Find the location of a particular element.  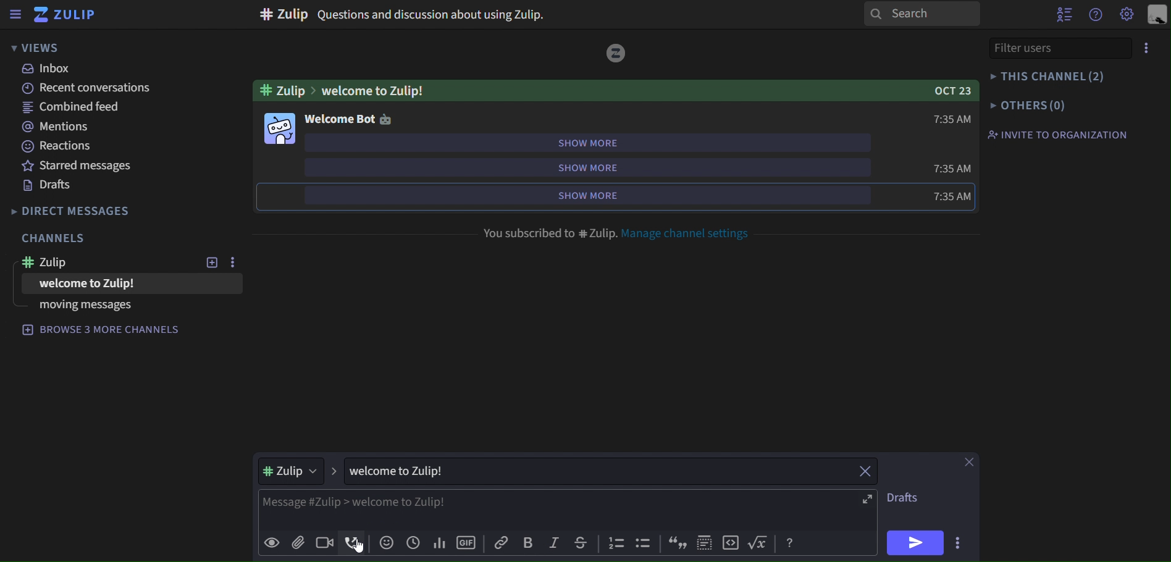

add gif is located at coordinates (466, 542).